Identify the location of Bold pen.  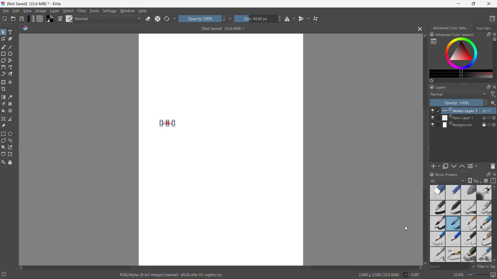
(484, 192).